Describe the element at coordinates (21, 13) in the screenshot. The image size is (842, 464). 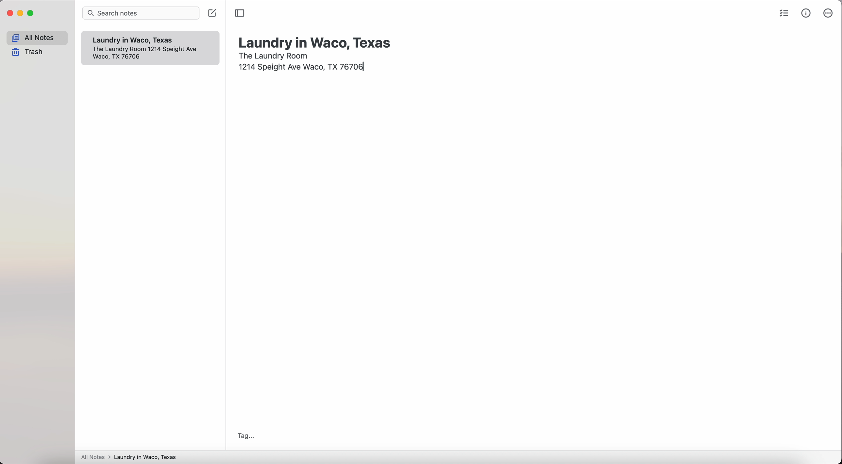
I see `minimize app` at that location.